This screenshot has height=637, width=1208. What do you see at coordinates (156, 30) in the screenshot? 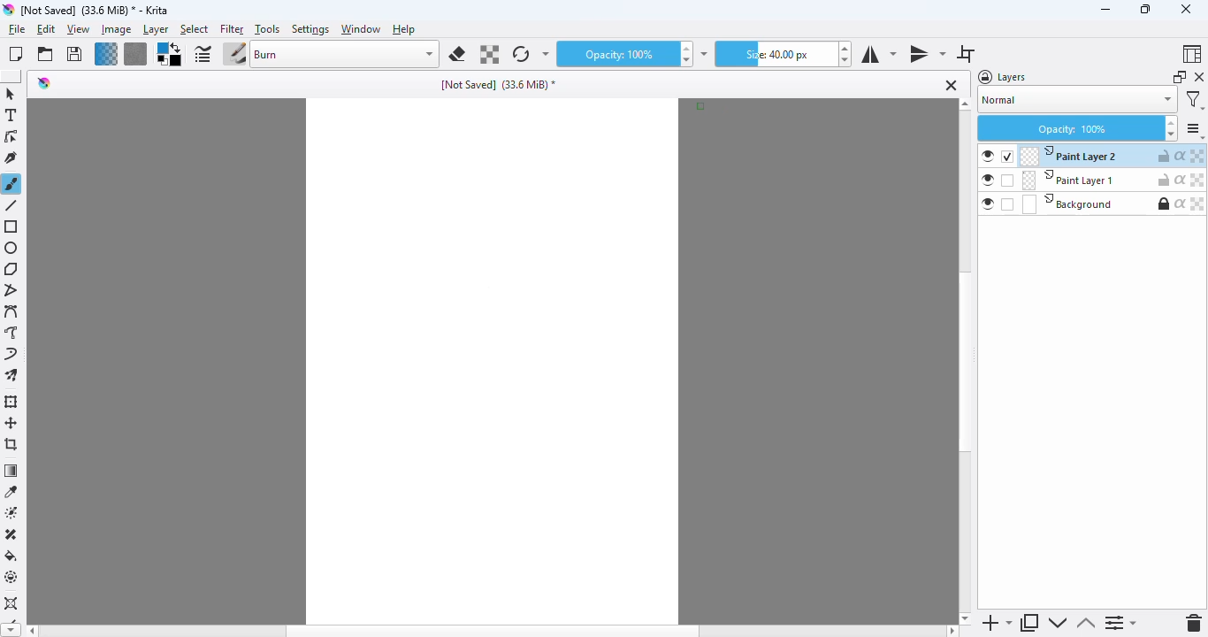
I see `layer` at bounding box center [156, 30].